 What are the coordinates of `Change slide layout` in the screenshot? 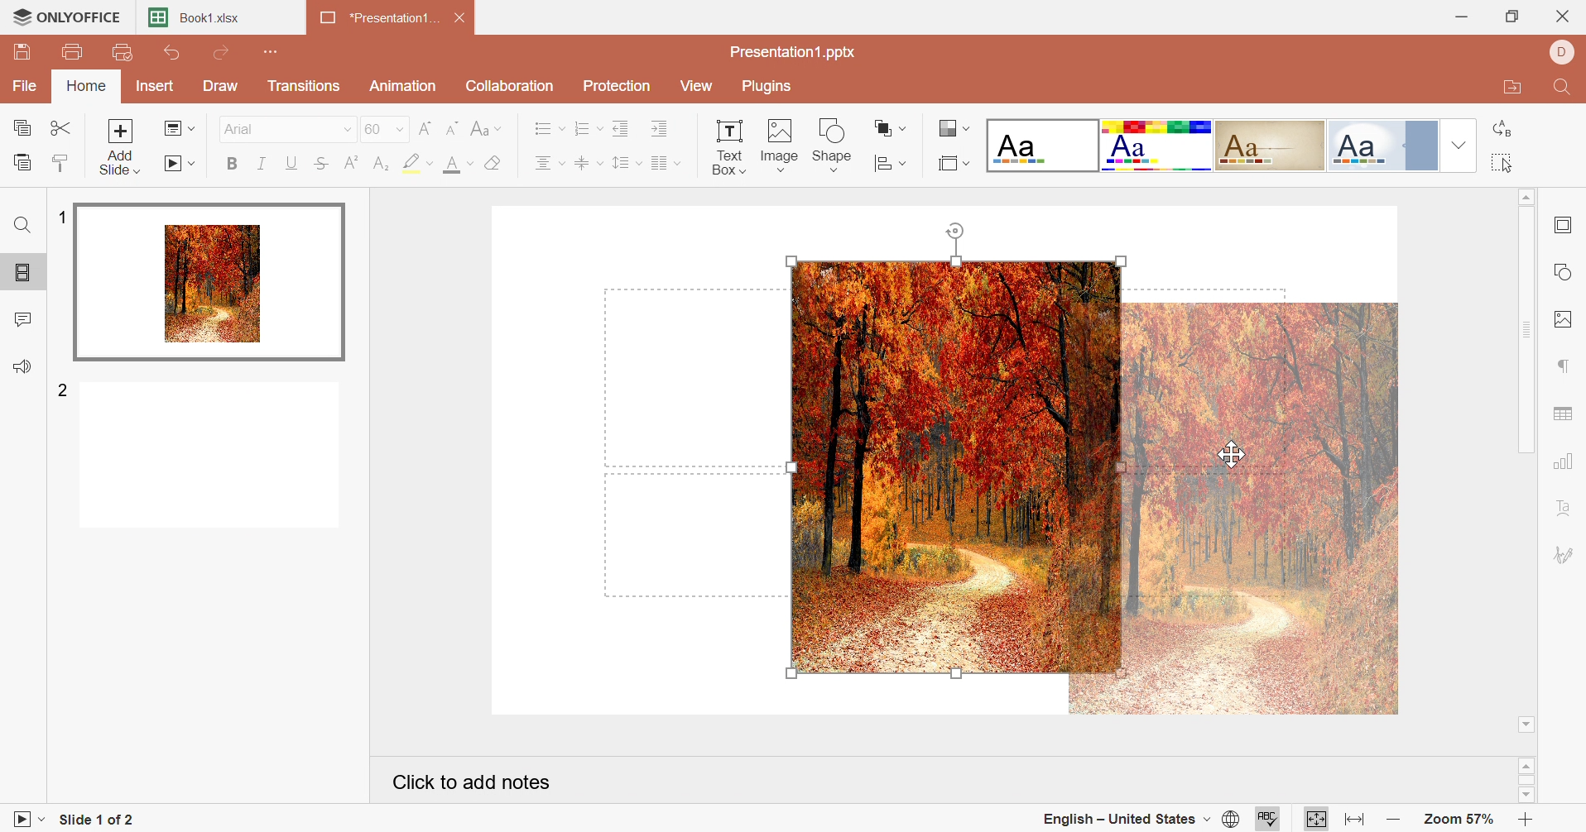 It's located at (181, 130).